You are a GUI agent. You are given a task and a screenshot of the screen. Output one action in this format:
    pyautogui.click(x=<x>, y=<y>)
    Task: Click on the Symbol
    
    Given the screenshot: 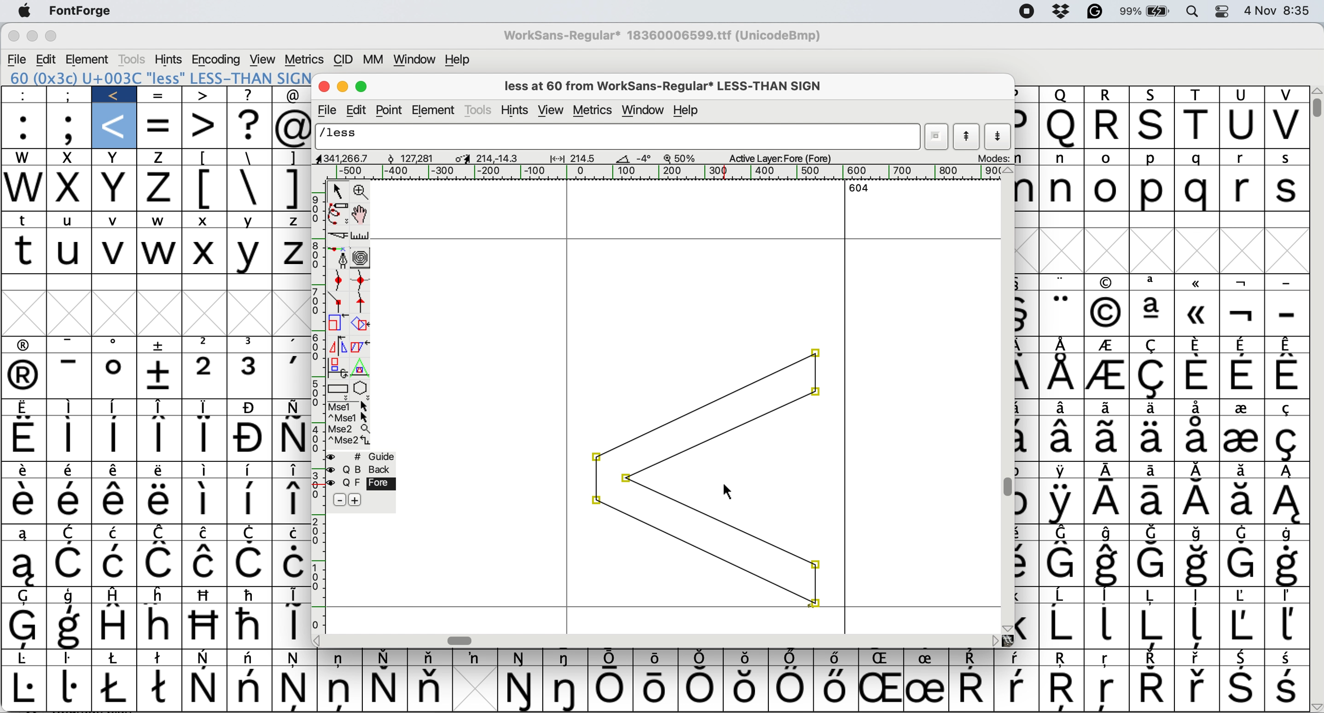 What is the action you would take?
    pyautogui.click(x=340, y=691)
    